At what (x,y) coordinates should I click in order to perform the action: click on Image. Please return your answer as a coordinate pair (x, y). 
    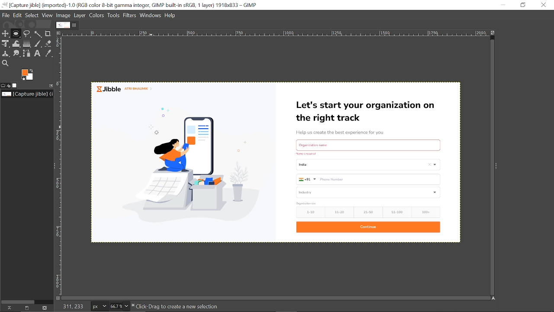
    Looking at the image, I should click on (65, 15).